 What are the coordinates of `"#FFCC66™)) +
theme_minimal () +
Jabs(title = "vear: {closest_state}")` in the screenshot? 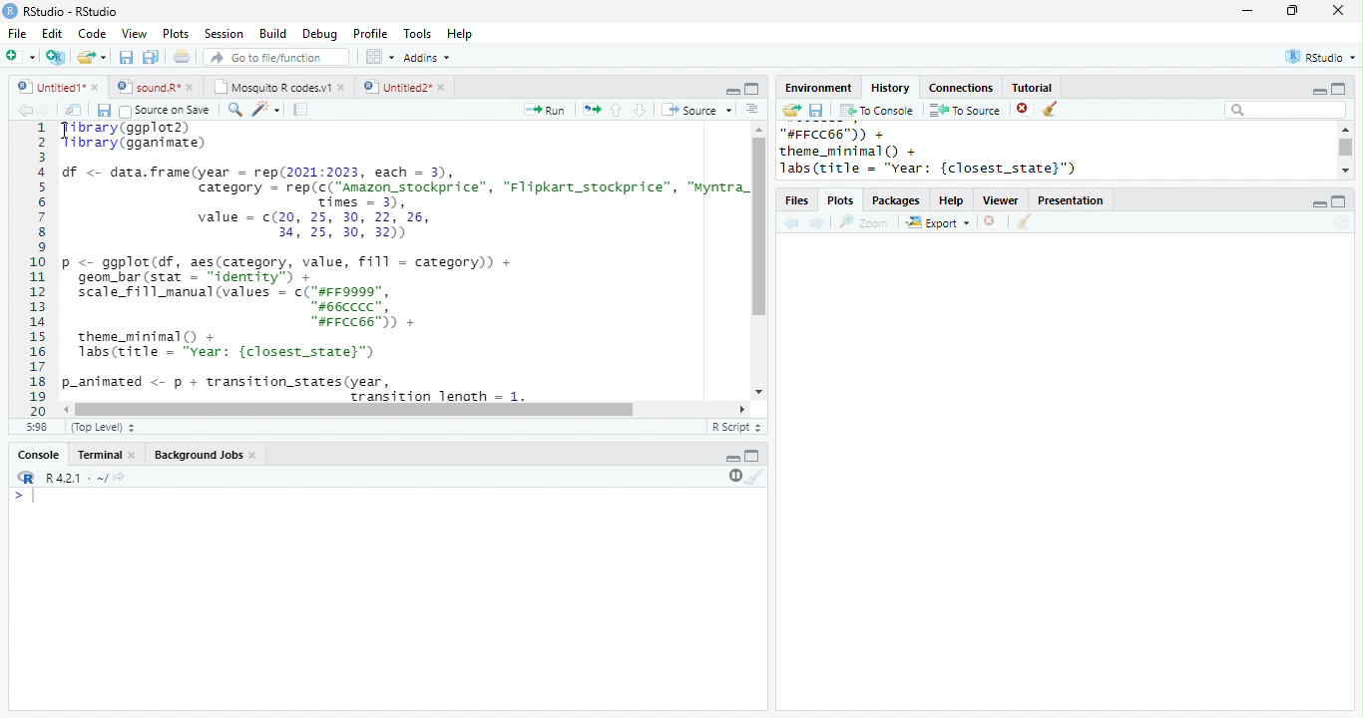 It's located at (946, 152).